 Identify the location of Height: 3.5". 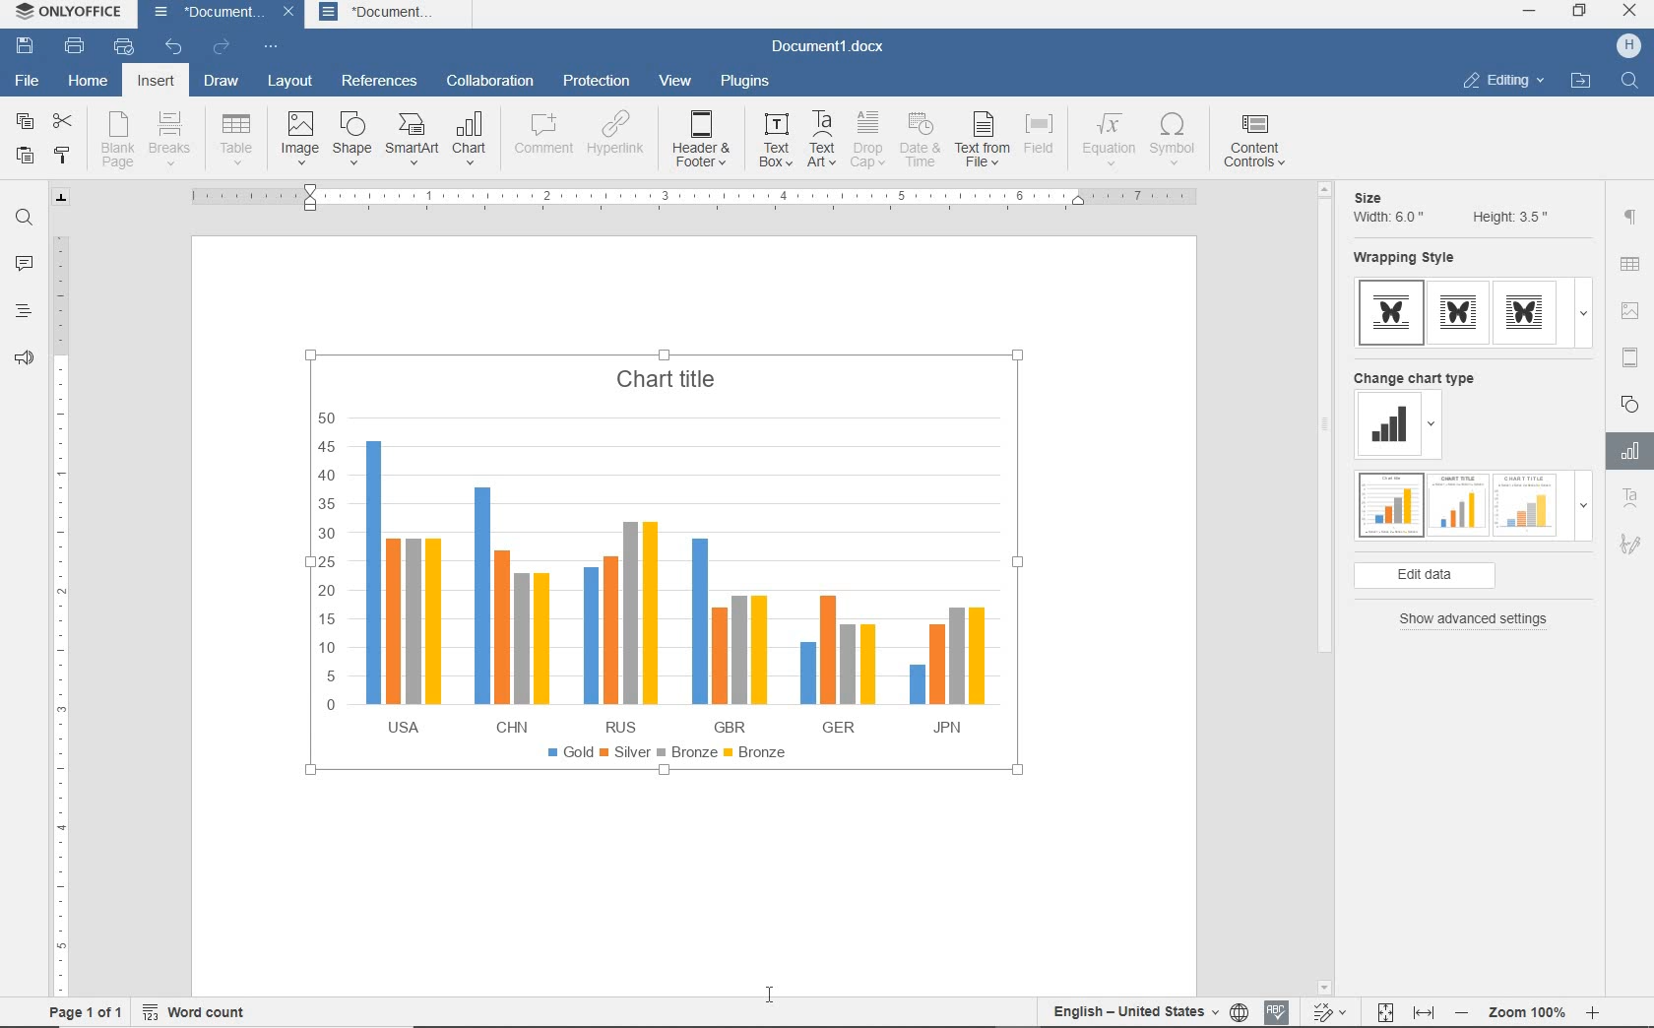
(1507, 216).